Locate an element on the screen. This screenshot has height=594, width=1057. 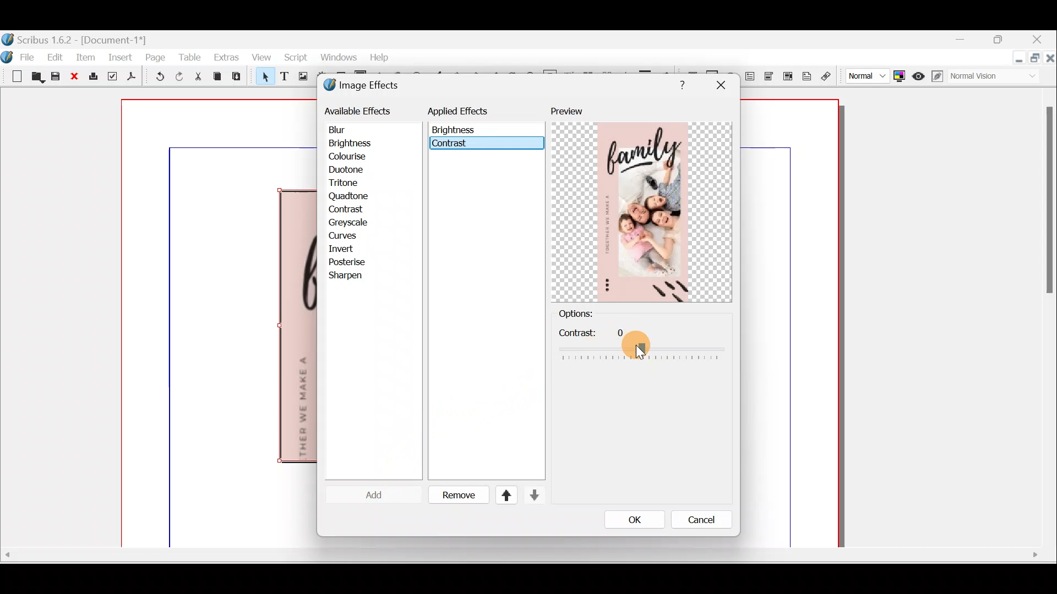
Help is located at coordinates (379, 56).